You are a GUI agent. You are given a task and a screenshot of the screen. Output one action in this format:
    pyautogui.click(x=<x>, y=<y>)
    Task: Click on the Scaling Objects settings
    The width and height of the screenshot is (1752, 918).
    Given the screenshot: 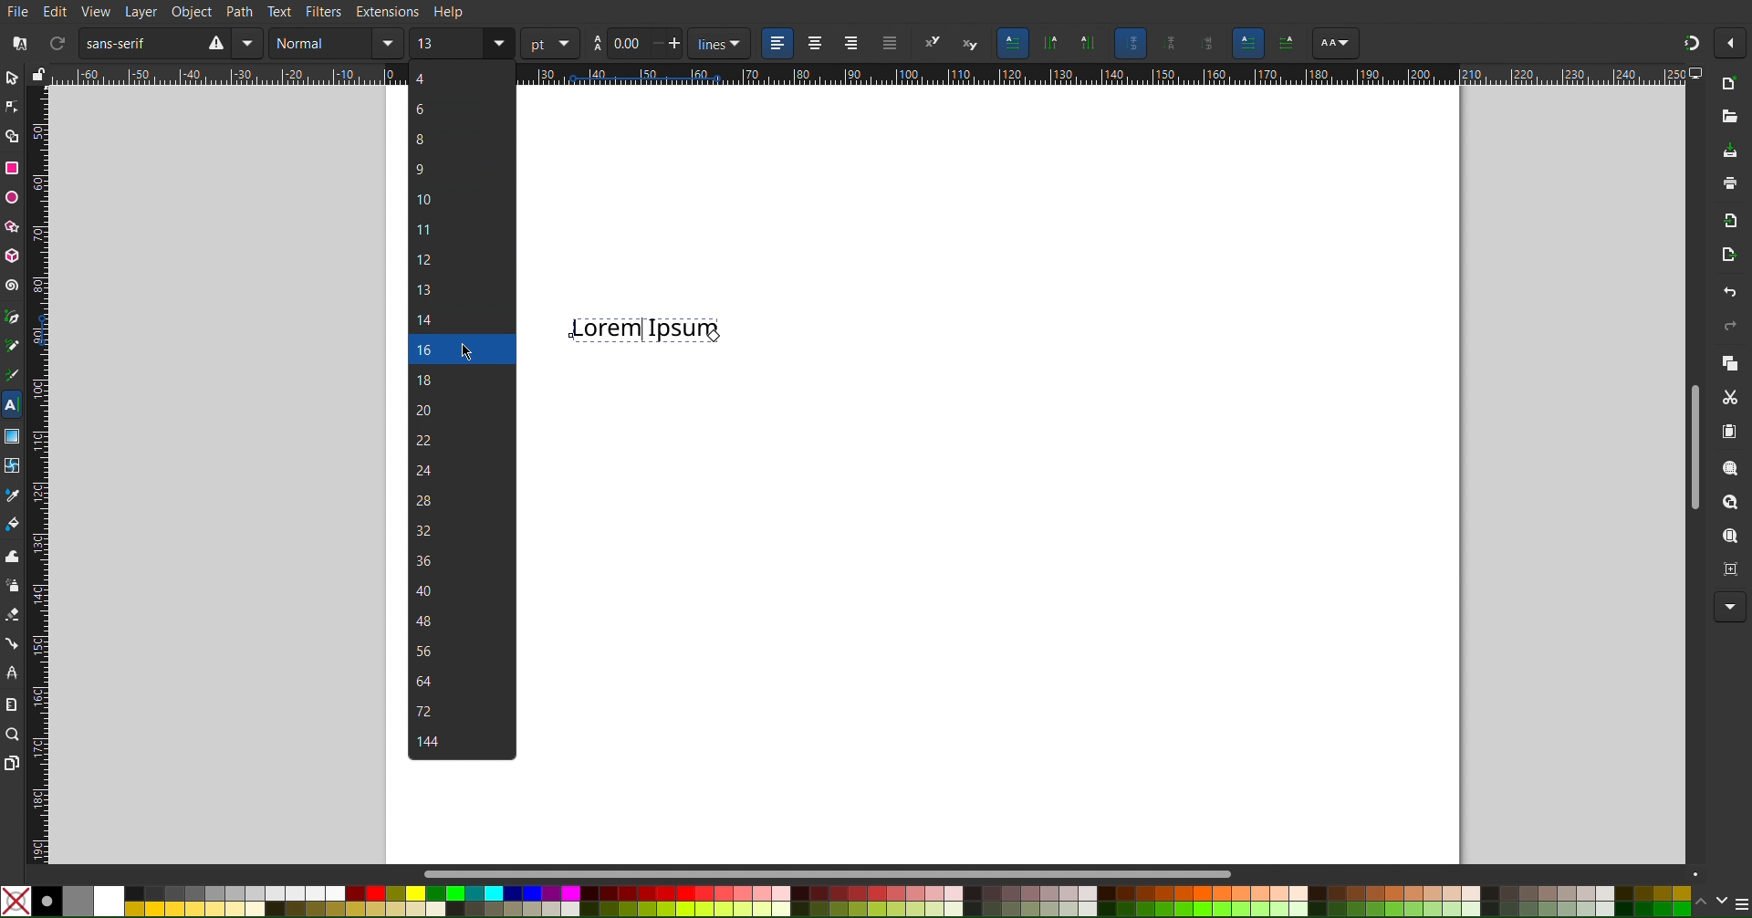 What is the action you would take?
    pyautogui.click(x=1051, y=43)
    